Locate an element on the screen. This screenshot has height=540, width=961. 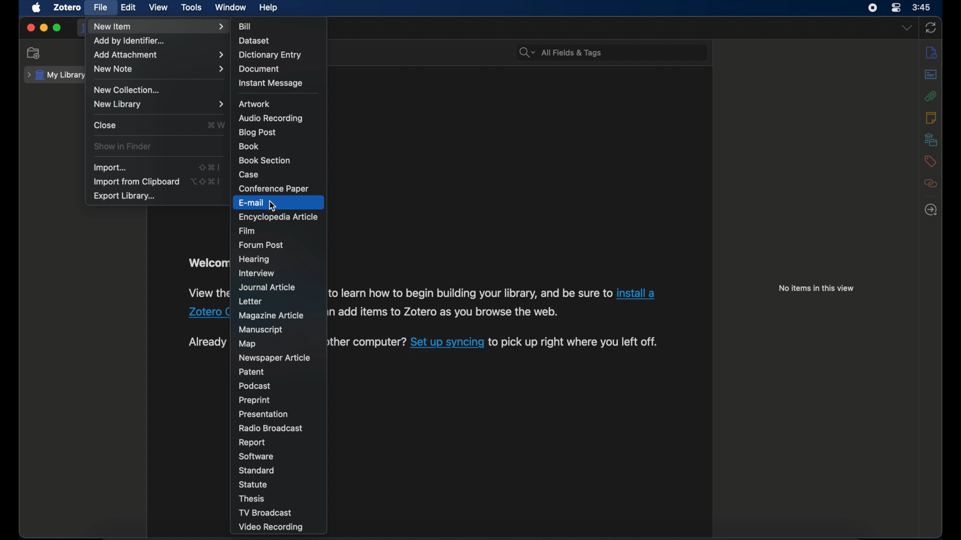
book is located at coordinates (248, 147).